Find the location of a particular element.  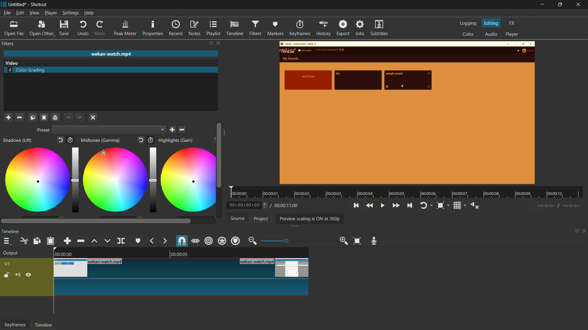

subtitles is located at coordinates (380, 28).